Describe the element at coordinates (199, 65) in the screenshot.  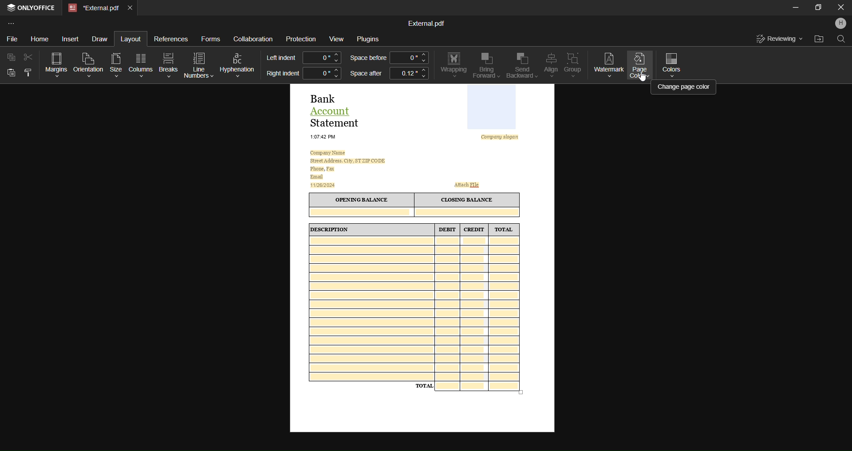
I see `Line Numbers` at that location.